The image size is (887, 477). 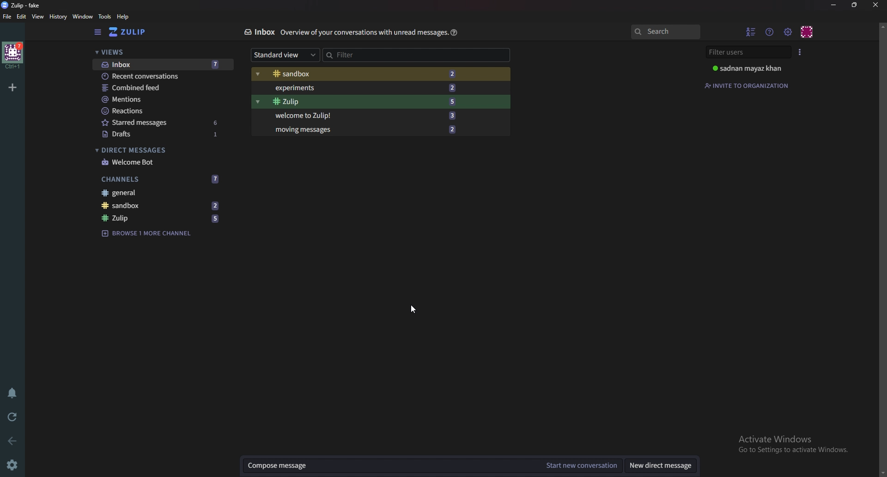 What do you see at coordinates (365, 31) in the screenshot?
I see `Info` at bounding box center [365, 31].